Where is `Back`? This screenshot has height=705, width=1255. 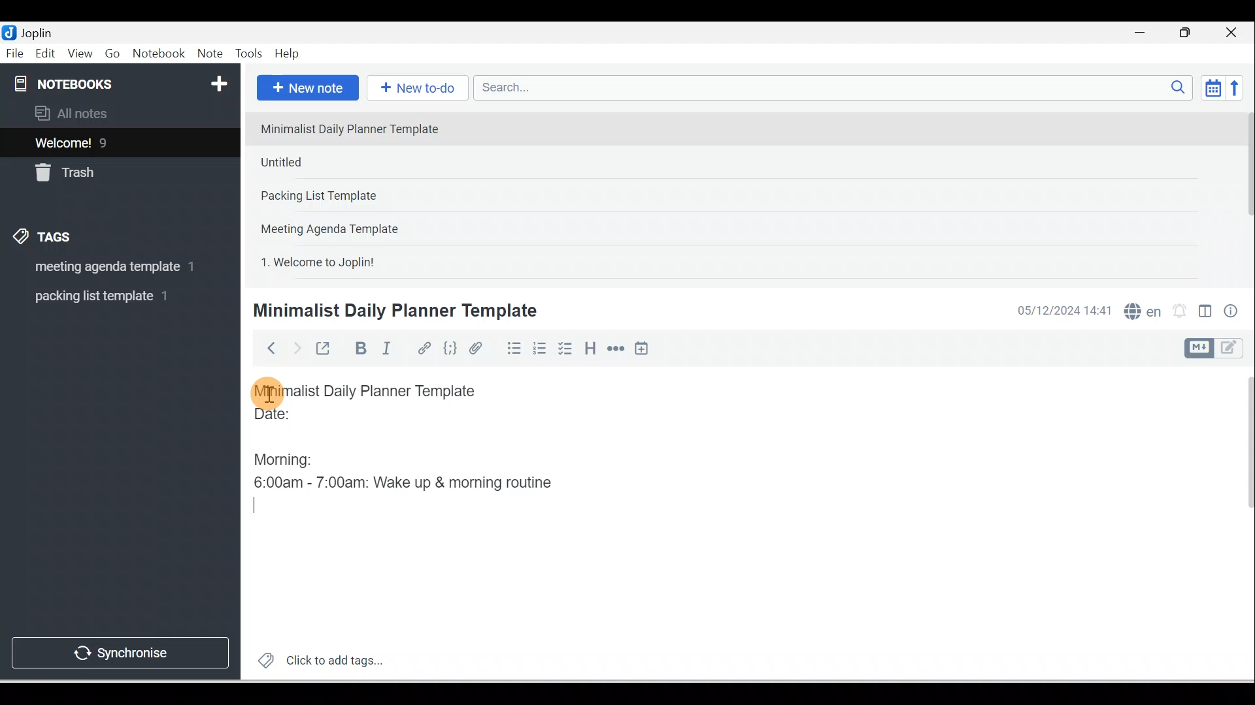 Back is located at coordinates (265, 348).